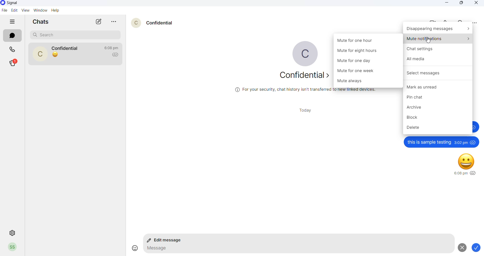  Describe the element at coordinates (67, 48) in the screenshot. I see `contact name` at that location.